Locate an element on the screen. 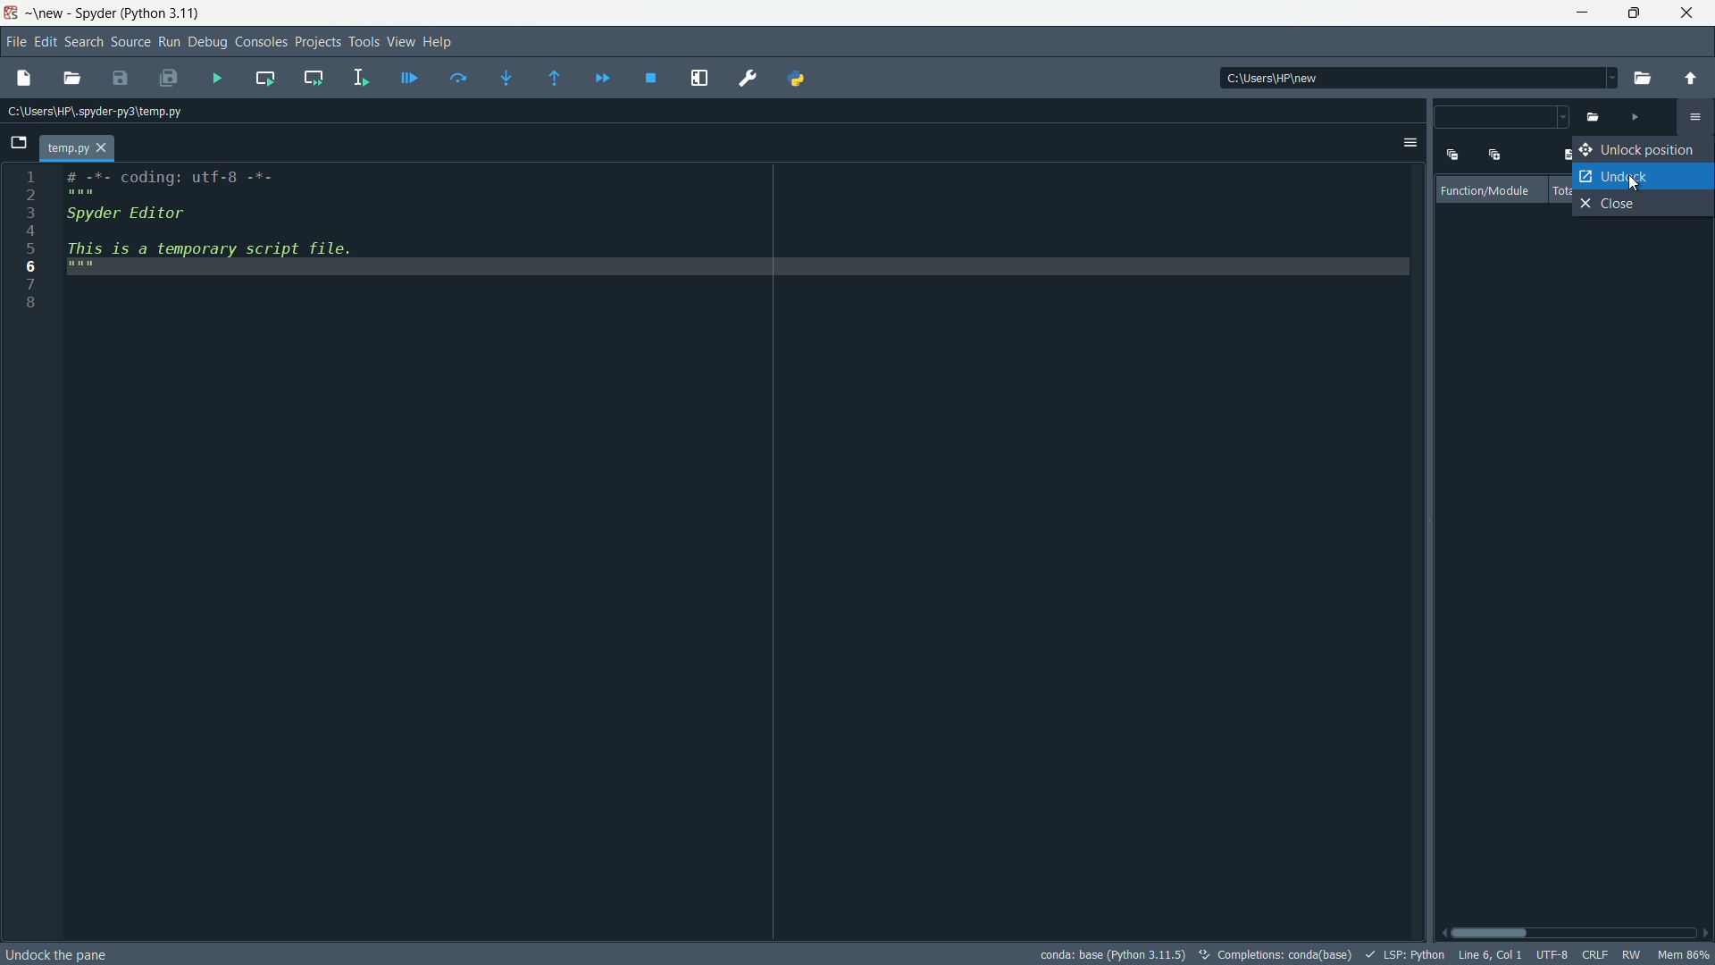 This screenshot has height=965, width=1715. stop debugging is located at coordinates (651, 78).